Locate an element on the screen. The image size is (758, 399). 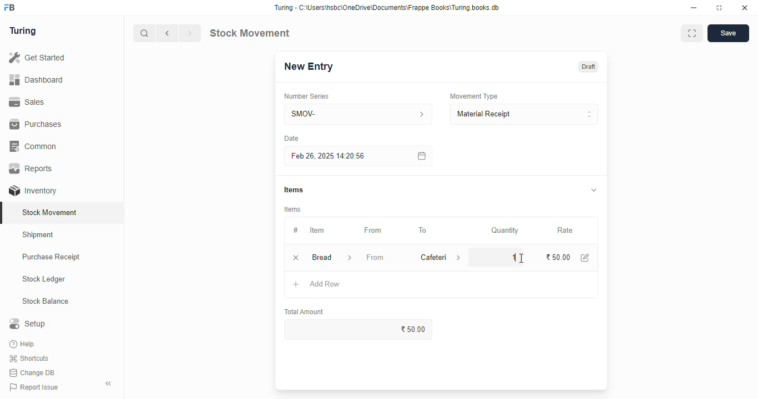
quantity is located at coordinates (505, 231).